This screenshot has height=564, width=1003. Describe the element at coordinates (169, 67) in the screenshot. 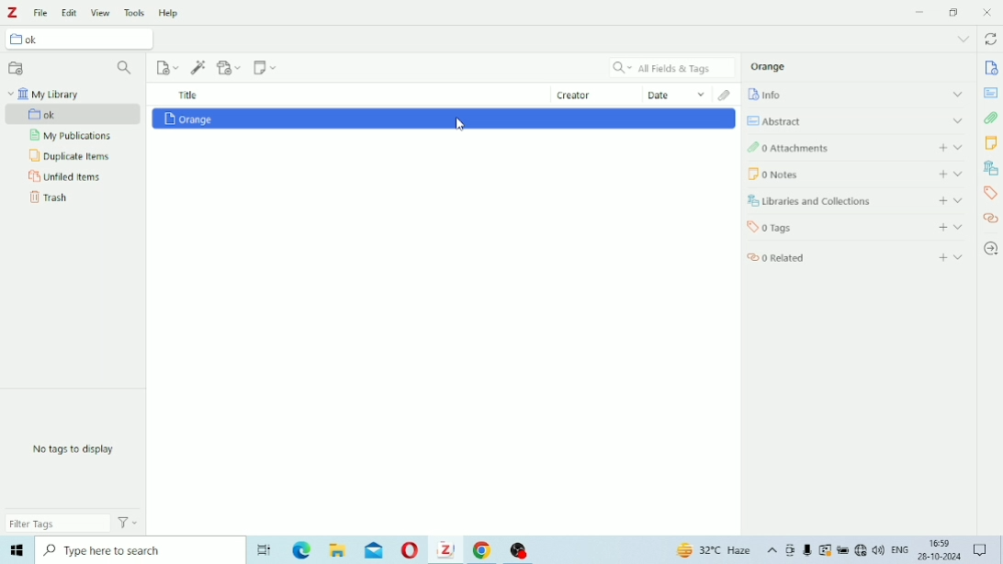

I see `New Item` at that location.